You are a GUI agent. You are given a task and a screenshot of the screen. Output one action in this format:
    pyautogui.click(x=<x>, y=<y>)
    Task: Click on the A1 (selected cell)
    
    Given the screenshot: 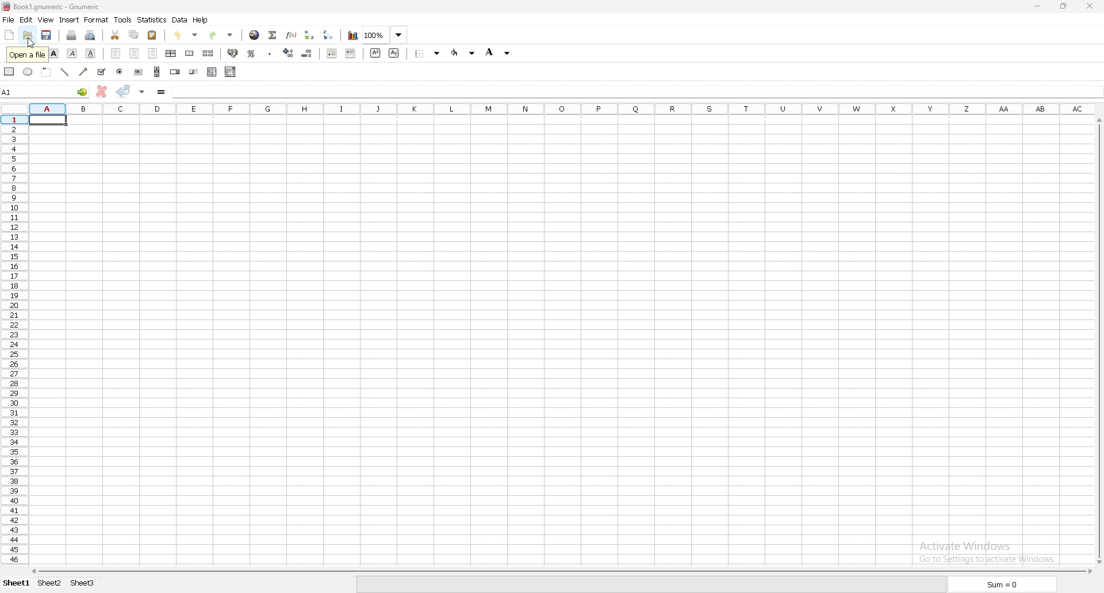 What is the action you would take?
    pyautogui.click(x=48, y=120)
    